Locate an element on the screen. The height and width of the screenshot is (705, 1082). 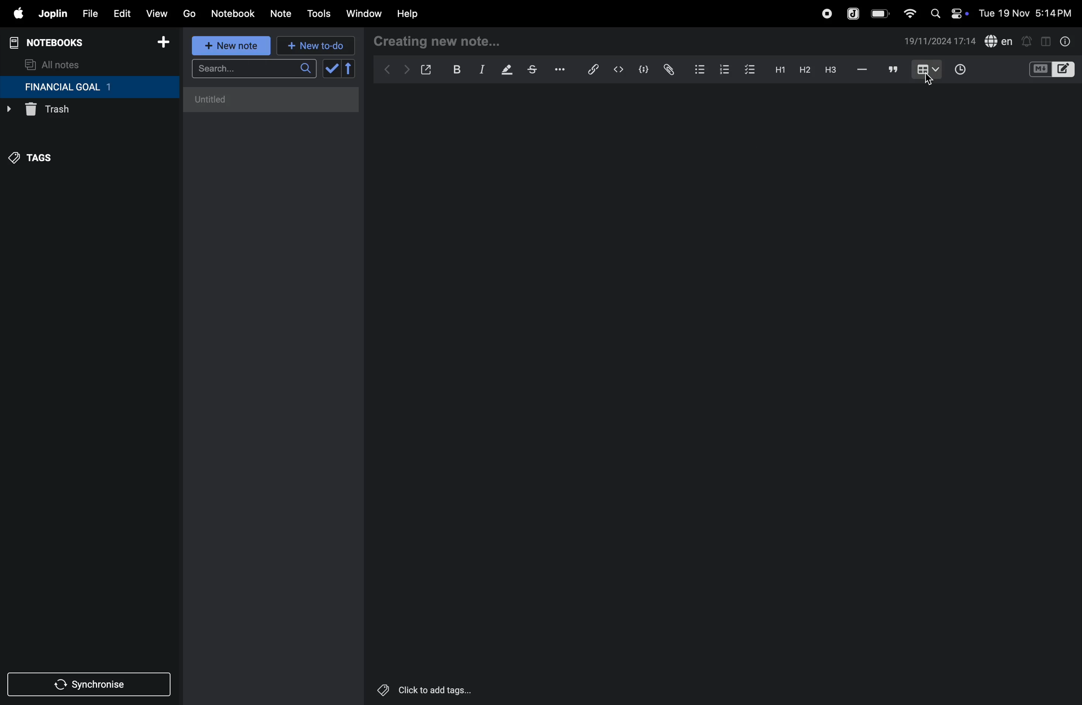
check box is located at coordinates (750, 70).